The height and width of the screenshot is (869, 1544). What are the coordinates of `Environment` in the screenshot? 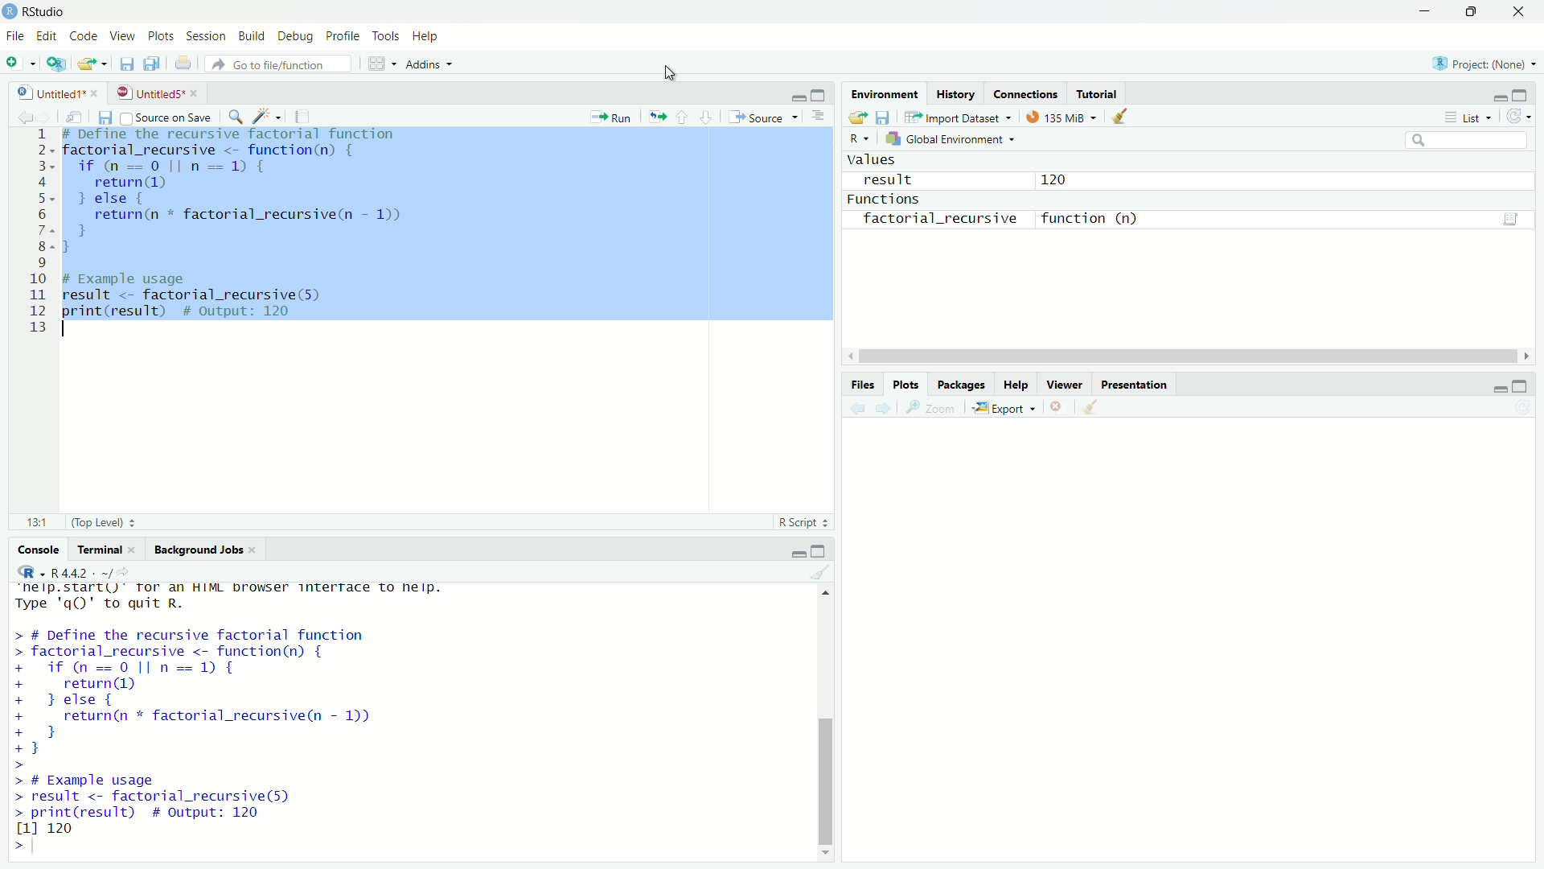 It's located at (885, 92).